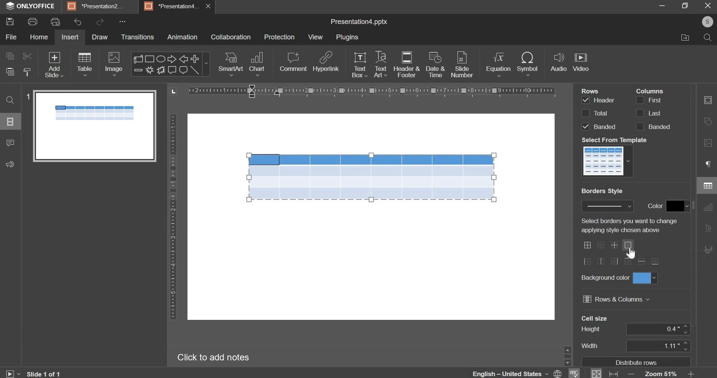 The image size is (717, 378). I want to click on border style, so click(607, 206).